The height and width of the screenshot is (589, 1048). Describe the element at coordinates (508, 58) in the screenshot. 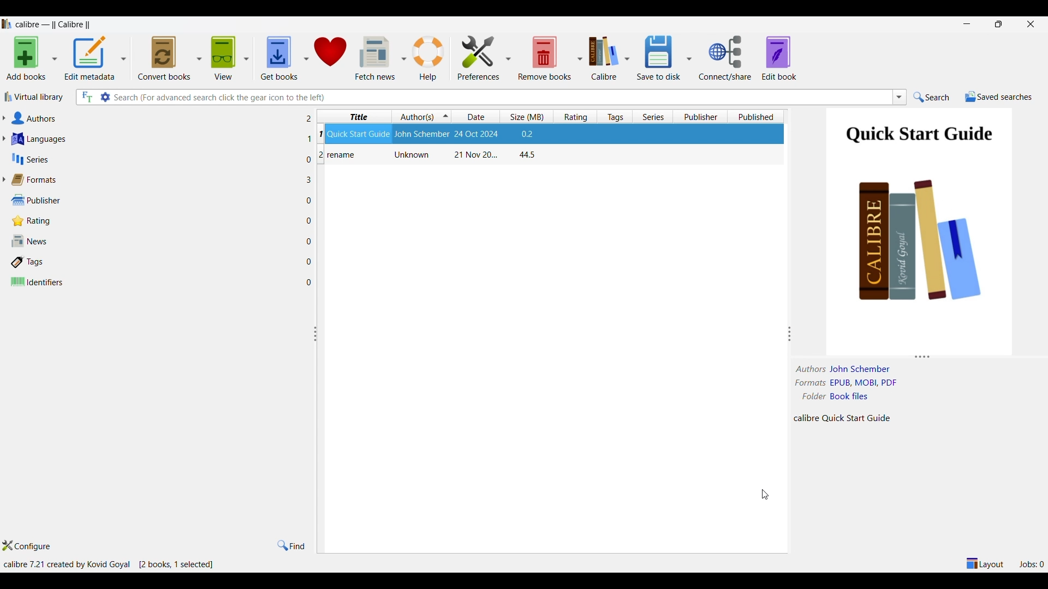

I see `Preference column` at that location.